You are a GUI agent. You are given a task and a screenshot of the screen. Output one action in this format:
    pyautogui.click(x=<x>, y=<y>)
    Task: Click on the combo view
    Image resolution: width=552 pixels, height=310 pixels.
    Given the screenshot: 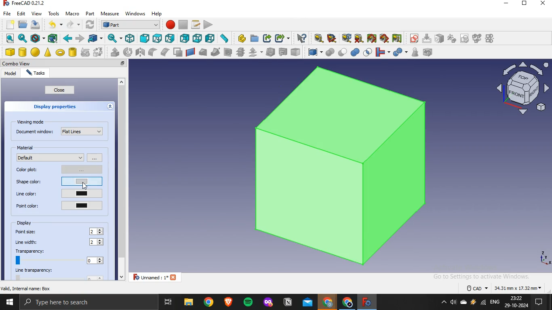 What is the action you would take?
    pyautogui.click(x=18, y=63)
    